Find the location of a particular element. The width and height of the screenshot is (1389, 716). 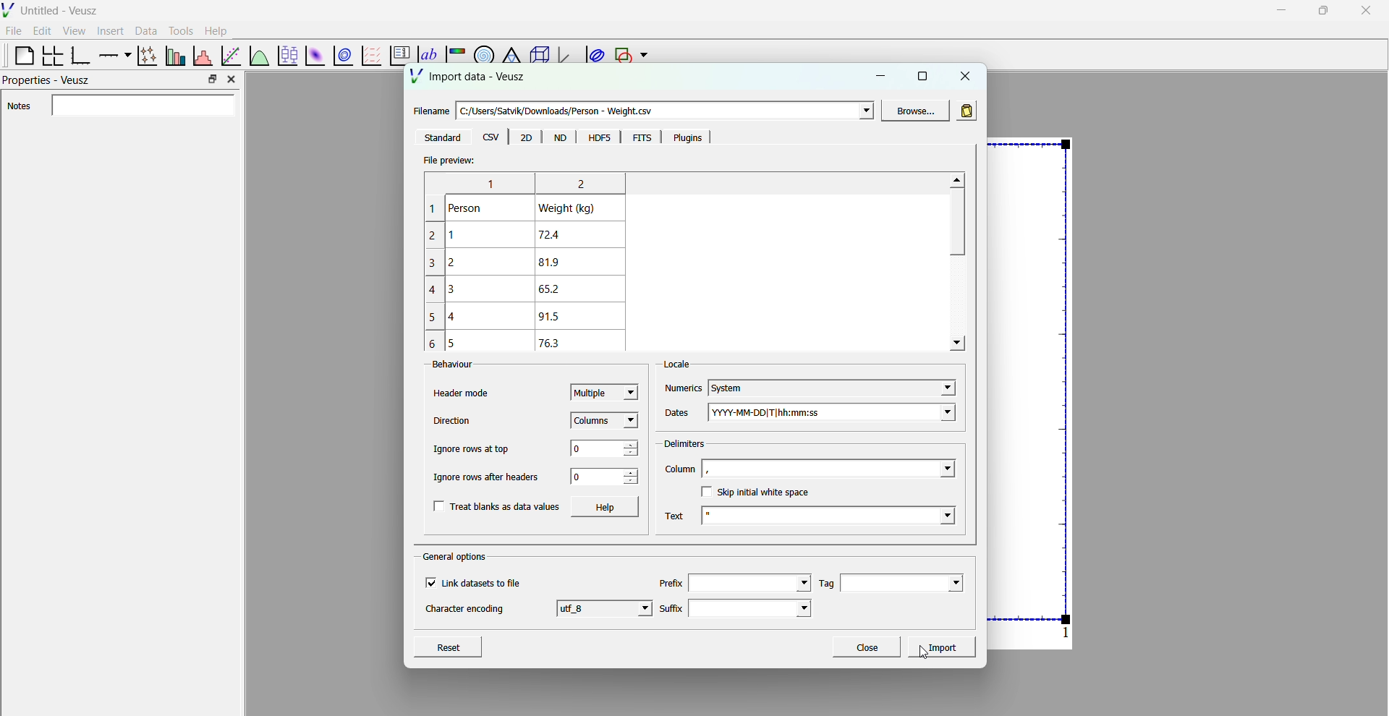

maximize is located at coordinates (922, 76).